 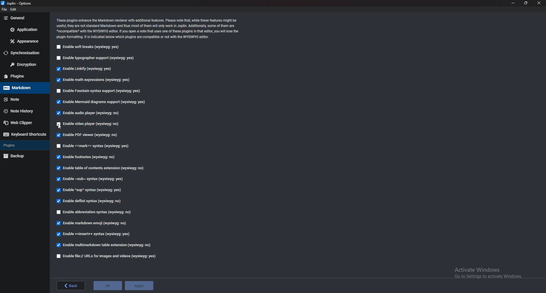 I want to click on Enable multimarkdown table extension, so click(x=104, y=245).